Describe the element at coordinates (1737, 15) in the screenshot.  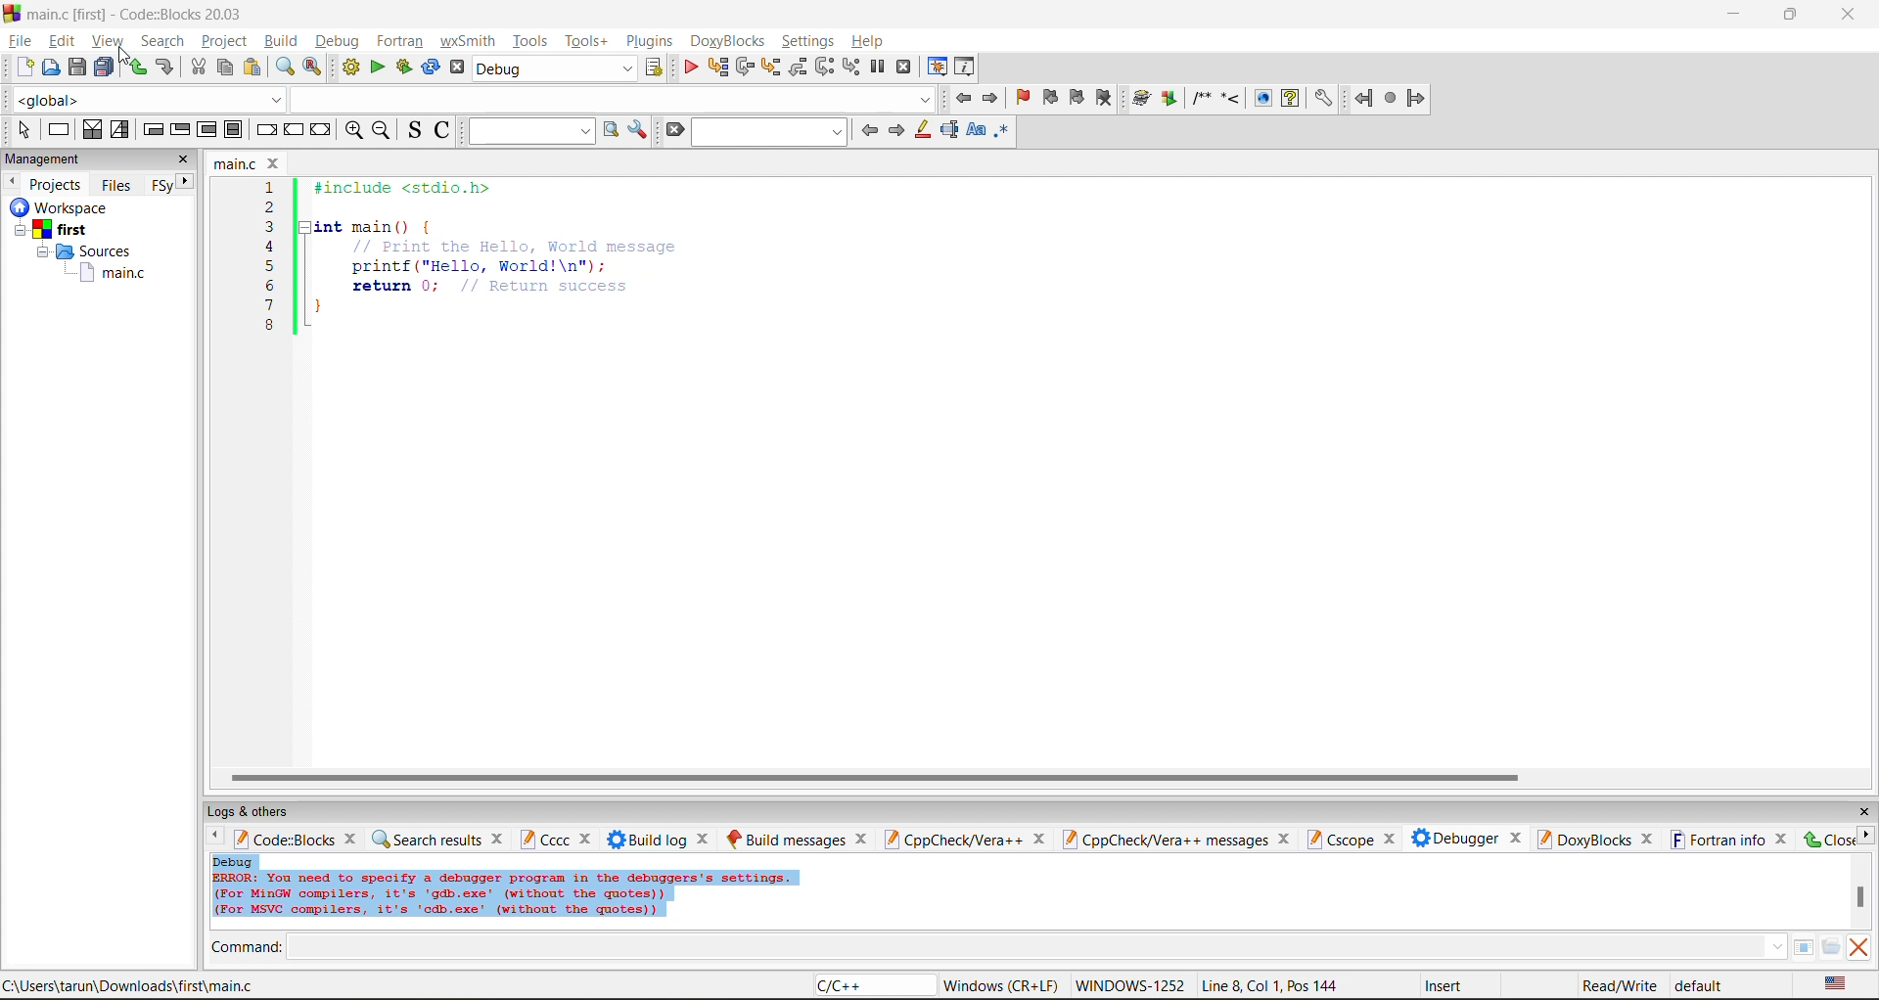
I see `minimize` at that location.